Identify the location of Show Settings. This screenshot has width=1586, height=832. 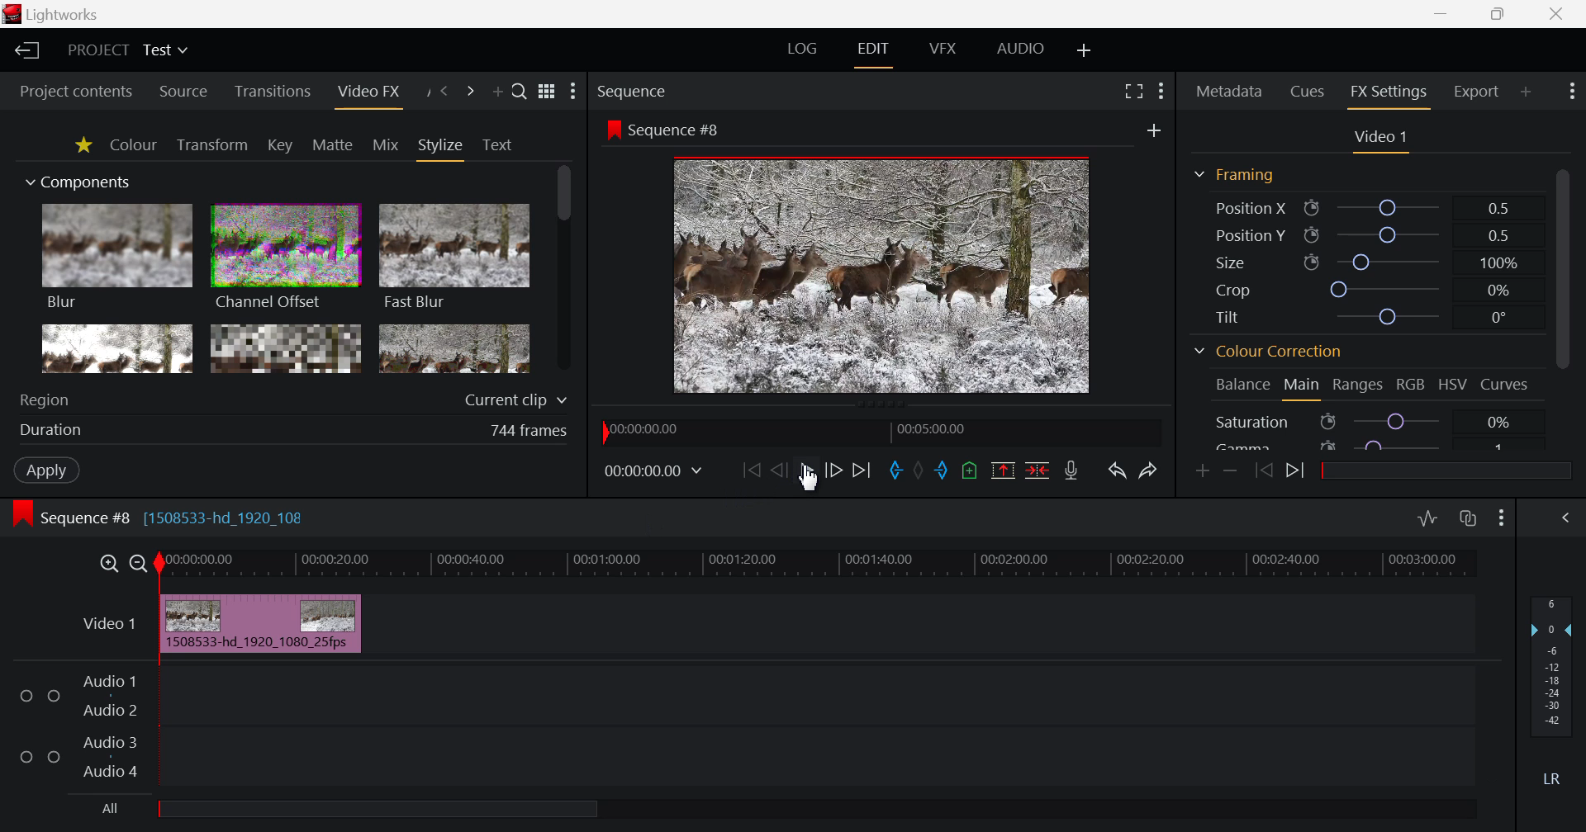
(573, 92).